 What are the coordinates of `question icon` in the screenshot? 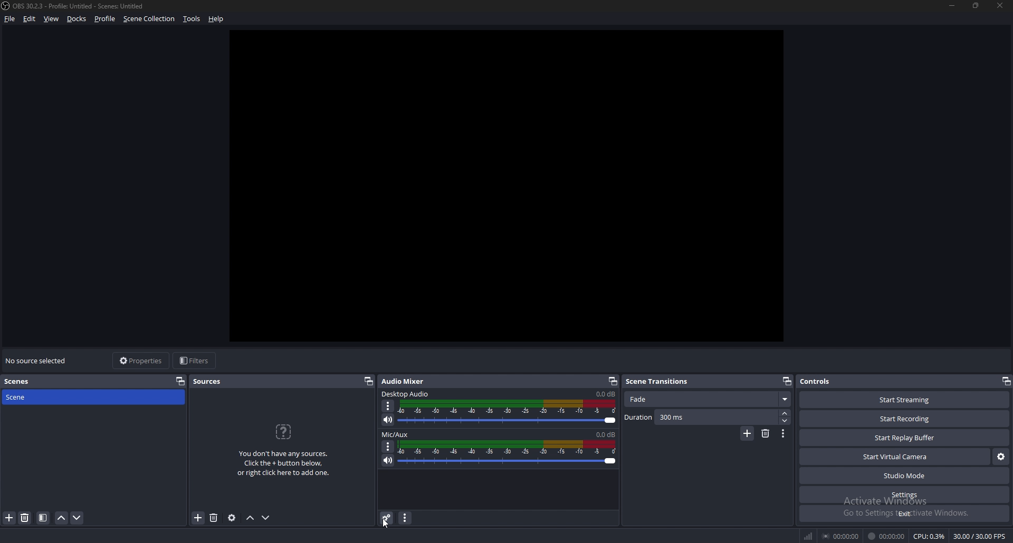 It's located at (283, 432).